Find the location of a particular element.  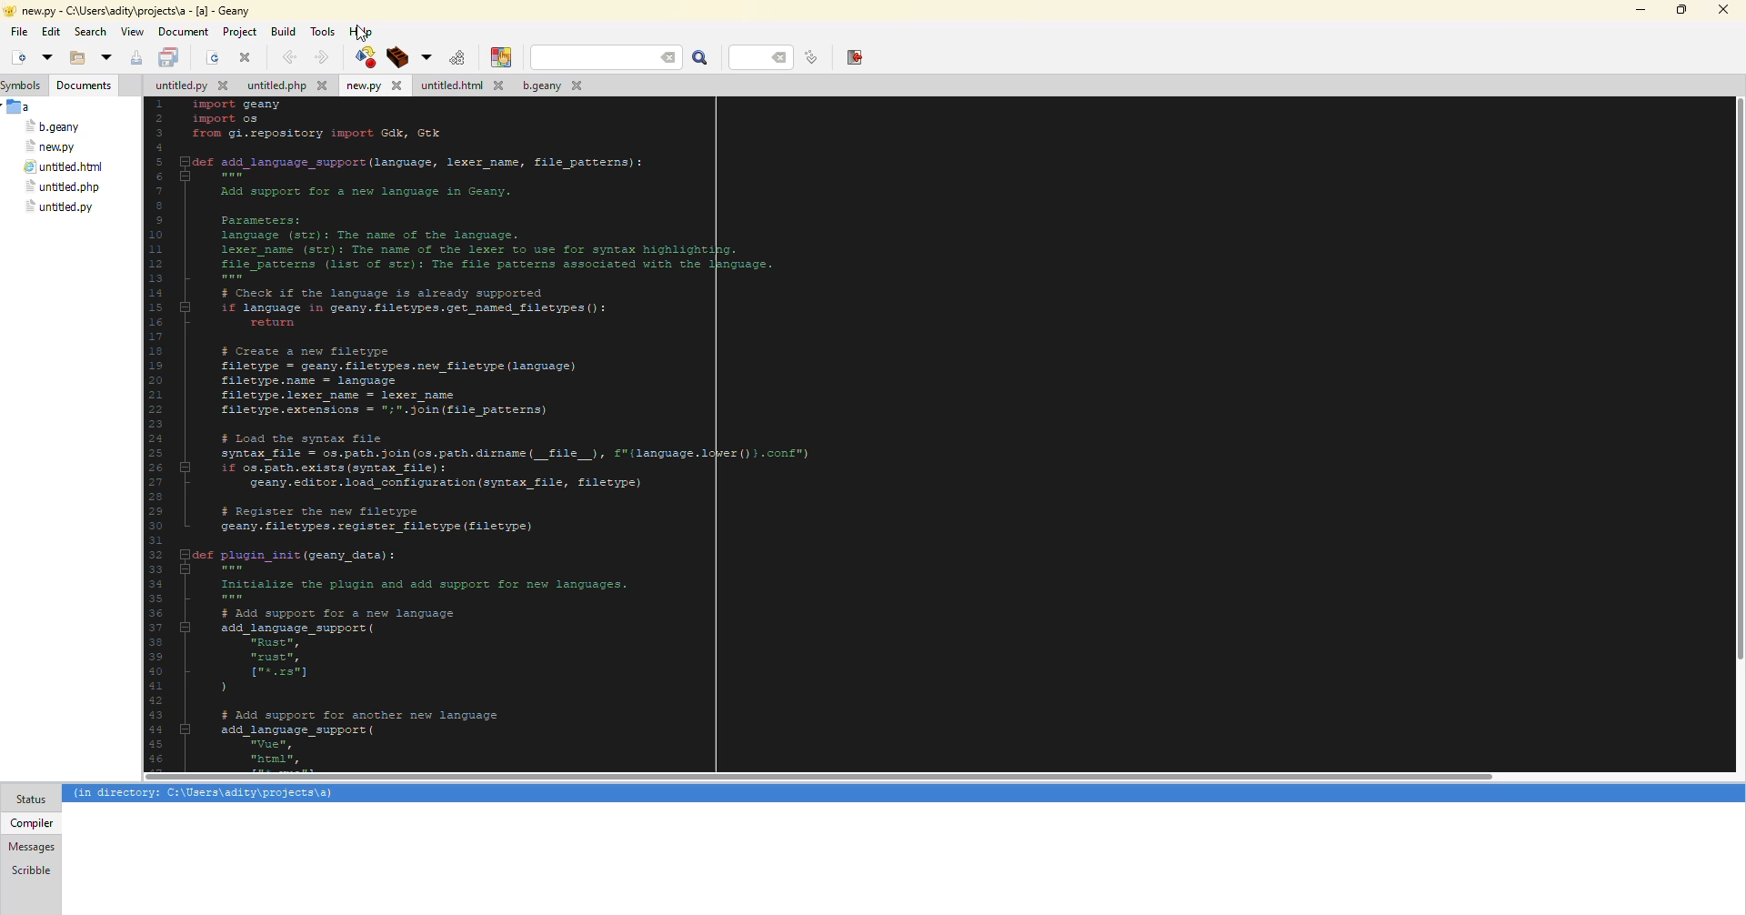

file is located at coordinates (61, 187).